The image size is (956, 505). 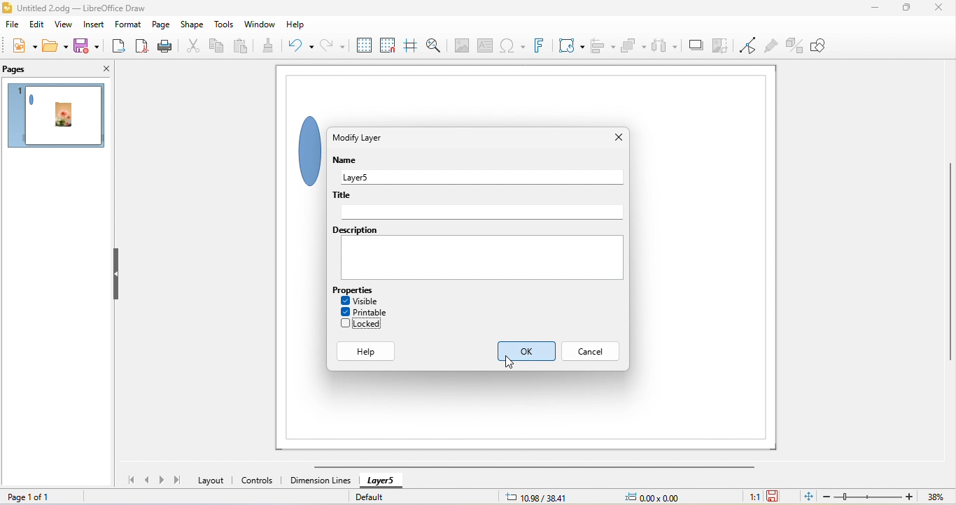 I want to click on 10.98/38.41, so click(x=537, y=497).